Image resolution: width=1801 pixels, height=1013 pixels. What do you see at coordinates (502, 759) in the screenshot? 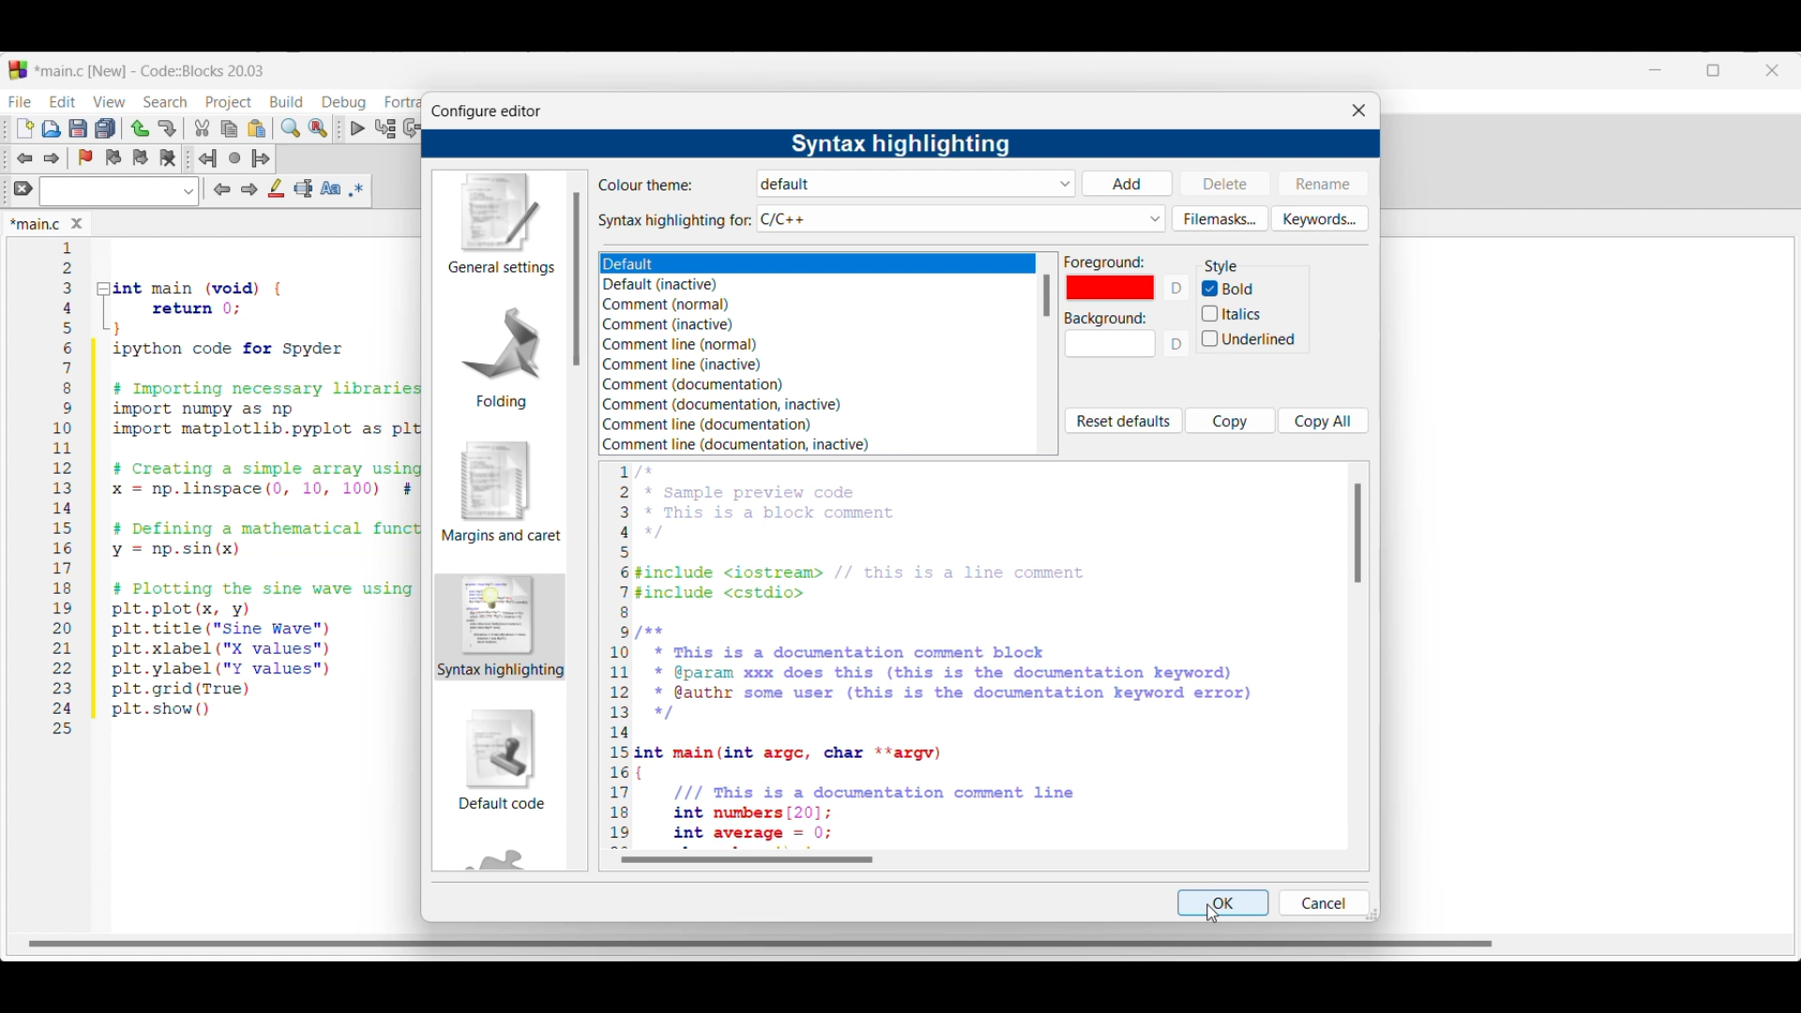
I see `Default code` at bounding box center [502, 759].